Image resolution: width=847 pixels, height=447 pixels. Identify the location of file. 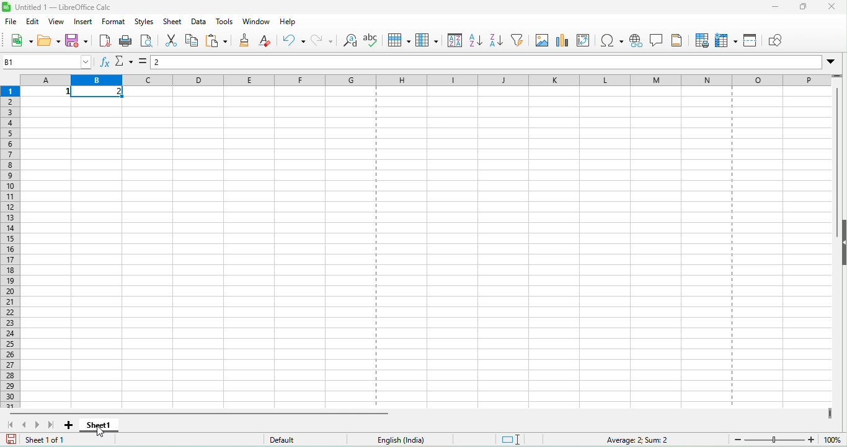
(11, 22).